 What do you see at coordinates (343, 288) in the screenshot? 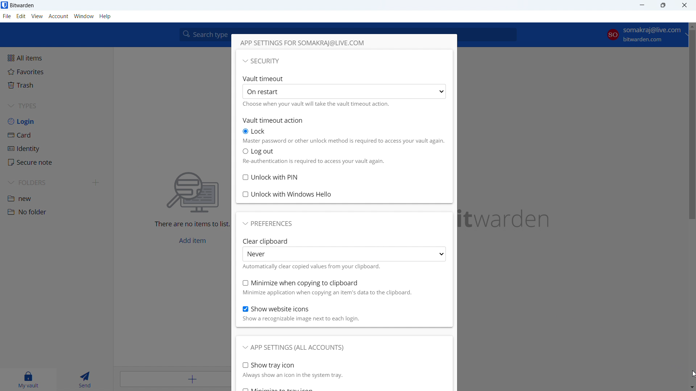
I see `minimize when copying to clipboard` at bounding box center [343, 288].